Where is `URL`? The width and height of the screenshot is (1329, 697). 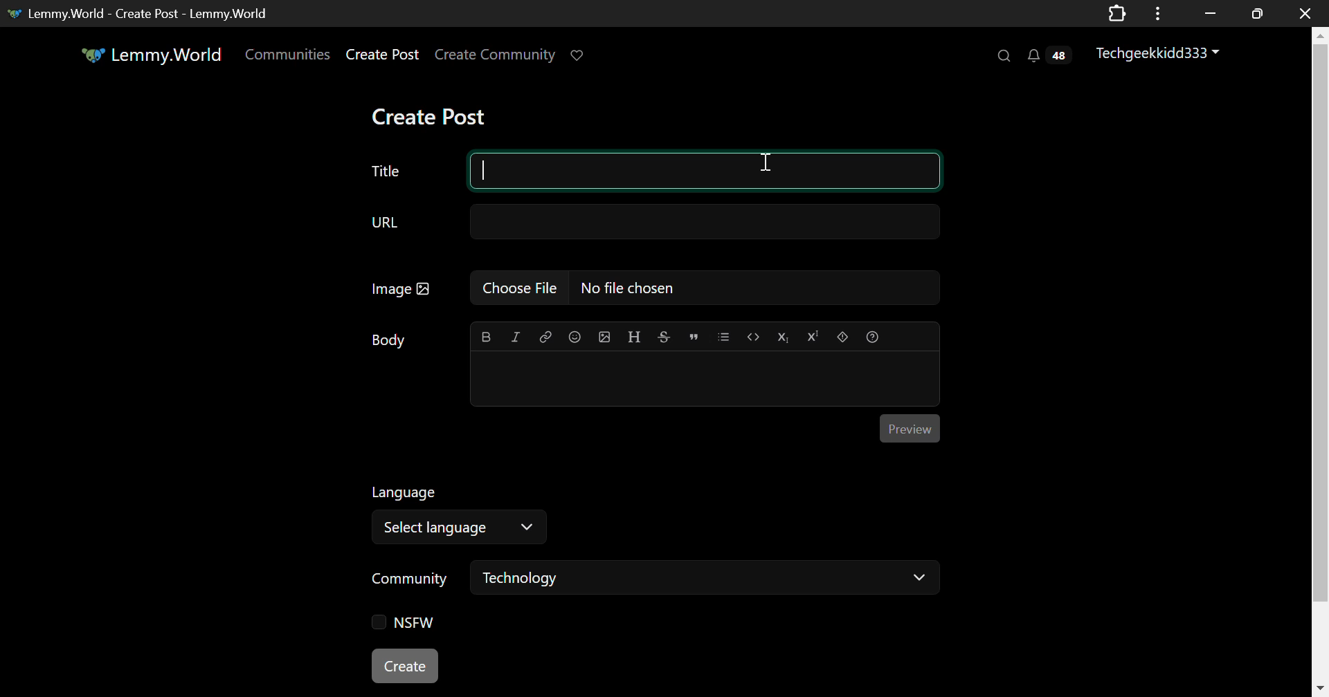
URL is located at coordinates (656, 221).